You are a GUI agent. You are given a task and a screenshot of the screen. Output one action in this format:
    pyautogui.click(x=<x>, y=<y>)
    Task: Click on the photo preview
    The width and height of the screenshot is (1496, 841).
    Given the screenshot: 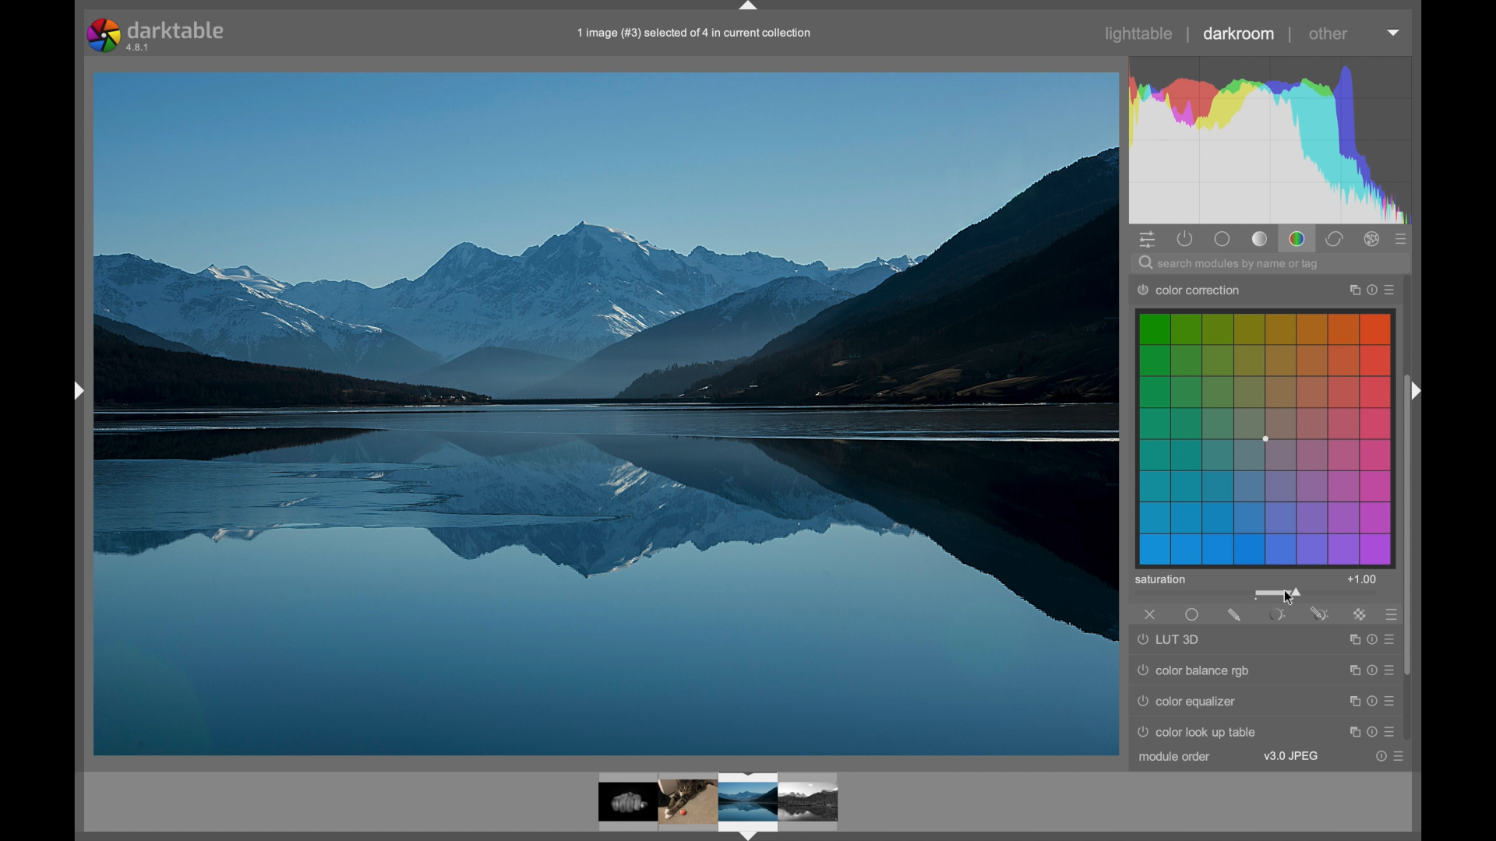 What is the action you would take?
    pyautogui.click(x=618, y=804)
    